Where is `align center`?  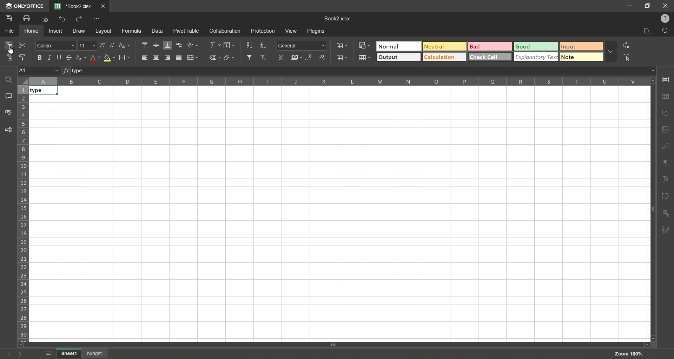
align center is located at coordinates (157, 56).